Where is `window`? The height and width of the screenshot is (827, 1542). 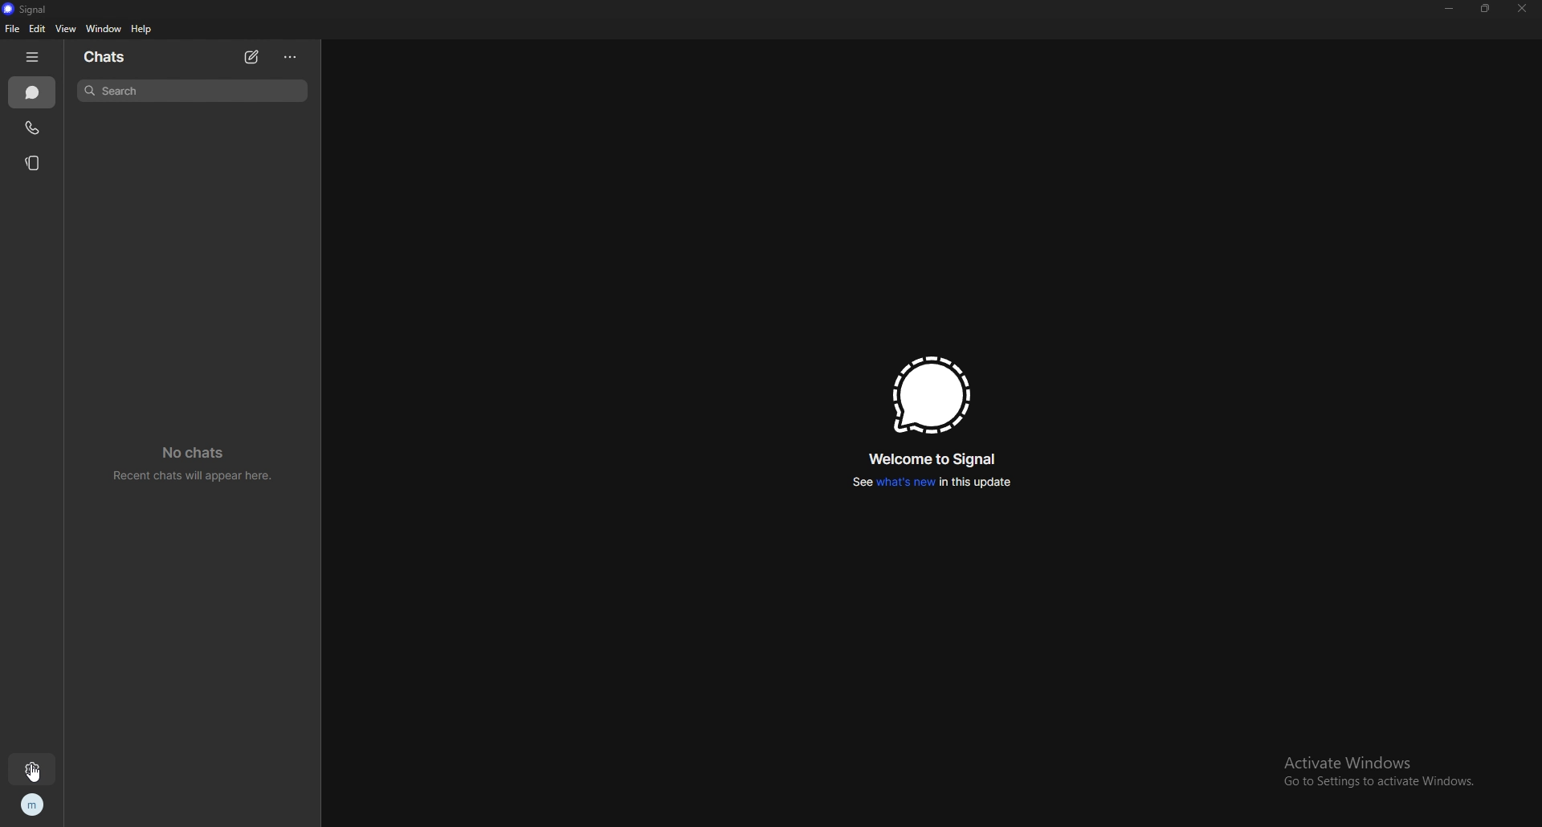
window is located at coordinates (106, 28).